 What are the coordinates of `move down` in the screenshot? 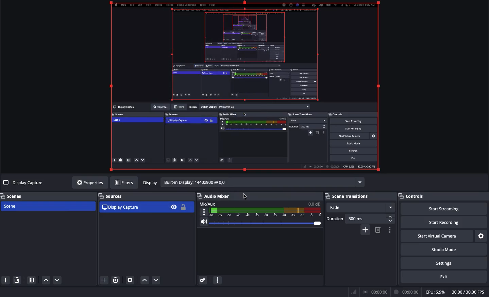 It's located at (157, 280).